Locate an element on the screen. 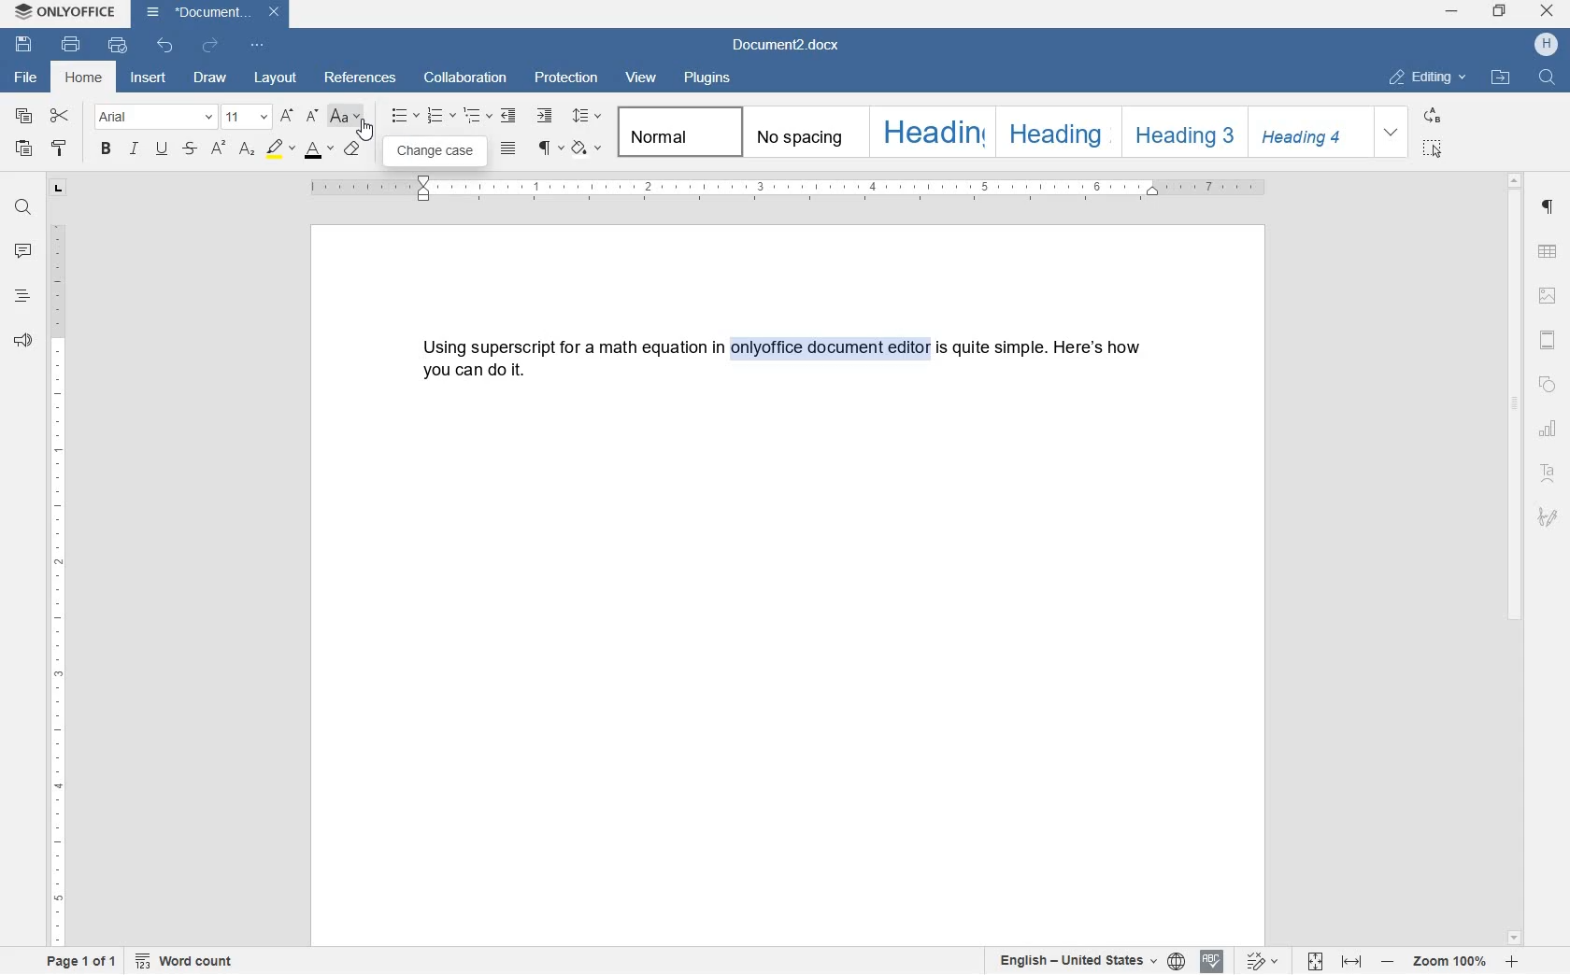  references is located at coordinates (361, 79).